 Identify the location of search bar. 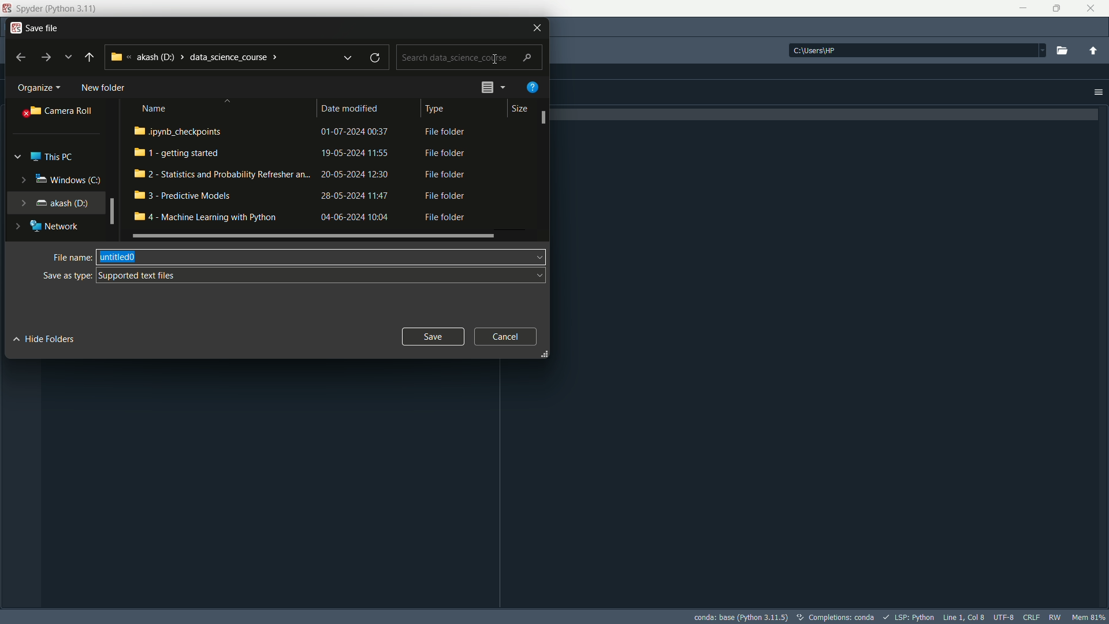
(466, 57).